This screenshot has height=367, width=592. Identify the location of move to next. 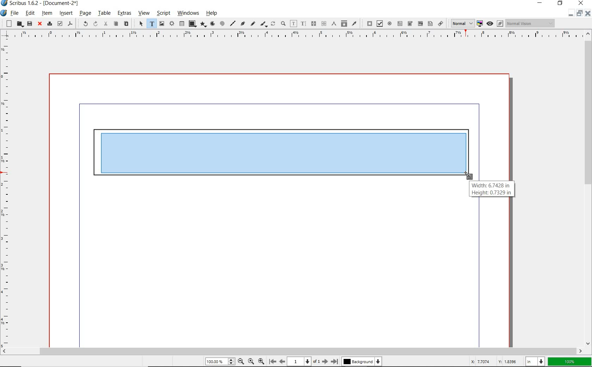
(325, 361).